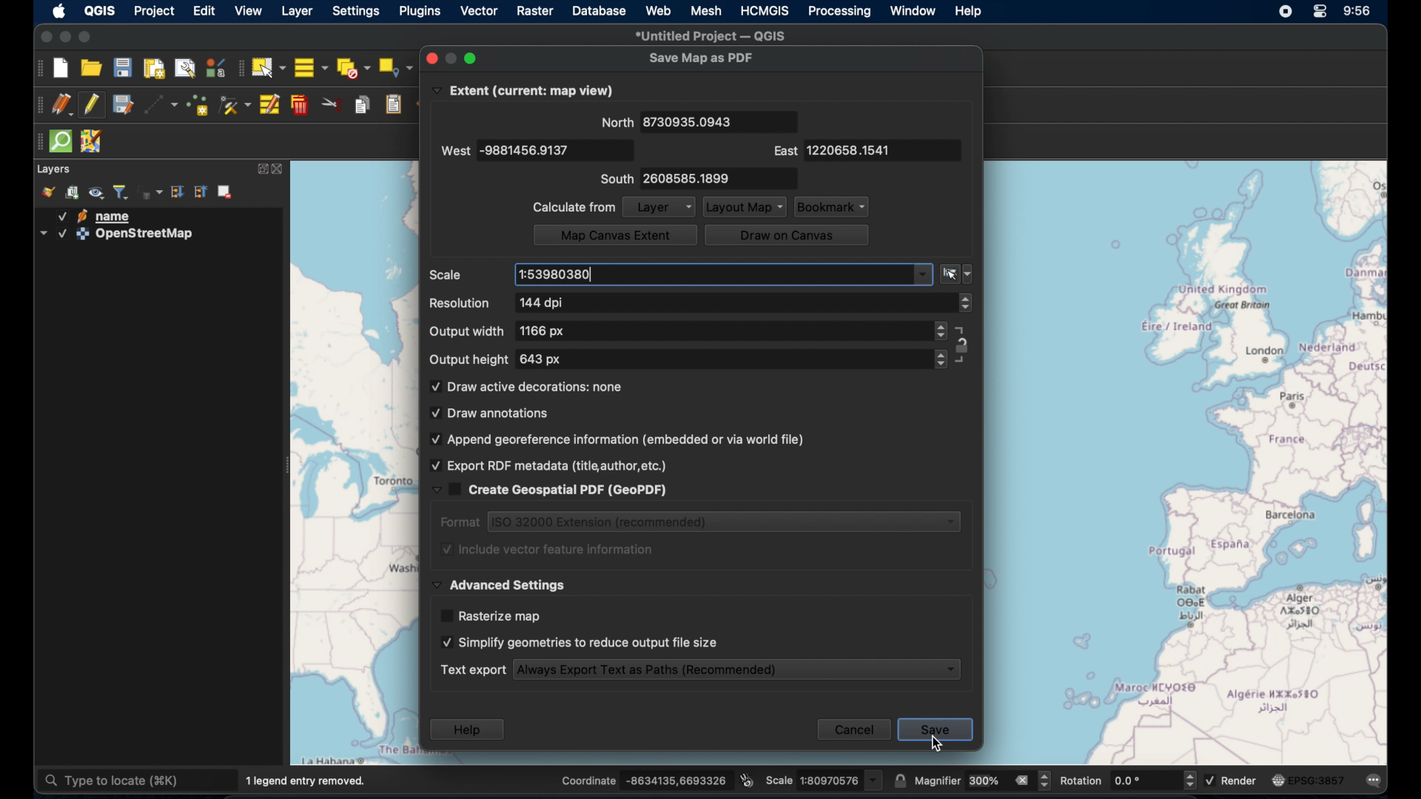 The width and height of the screenshot is (1421, 799). Describe the element at coordinates (45, 37) in the screenshot. I see `close` at that location.